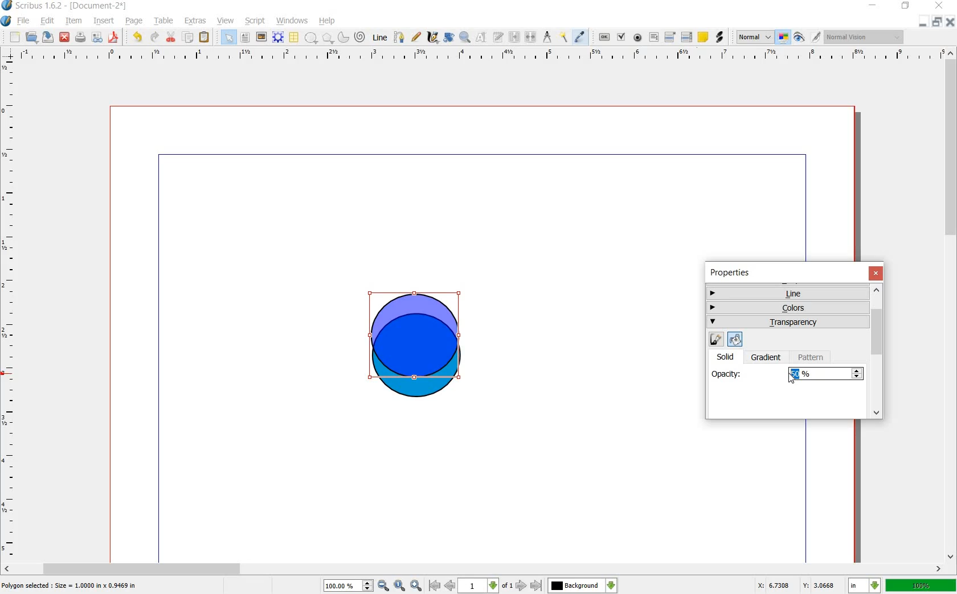 The image size is (957, 594). I want to click on cursor, so click(794, 381).